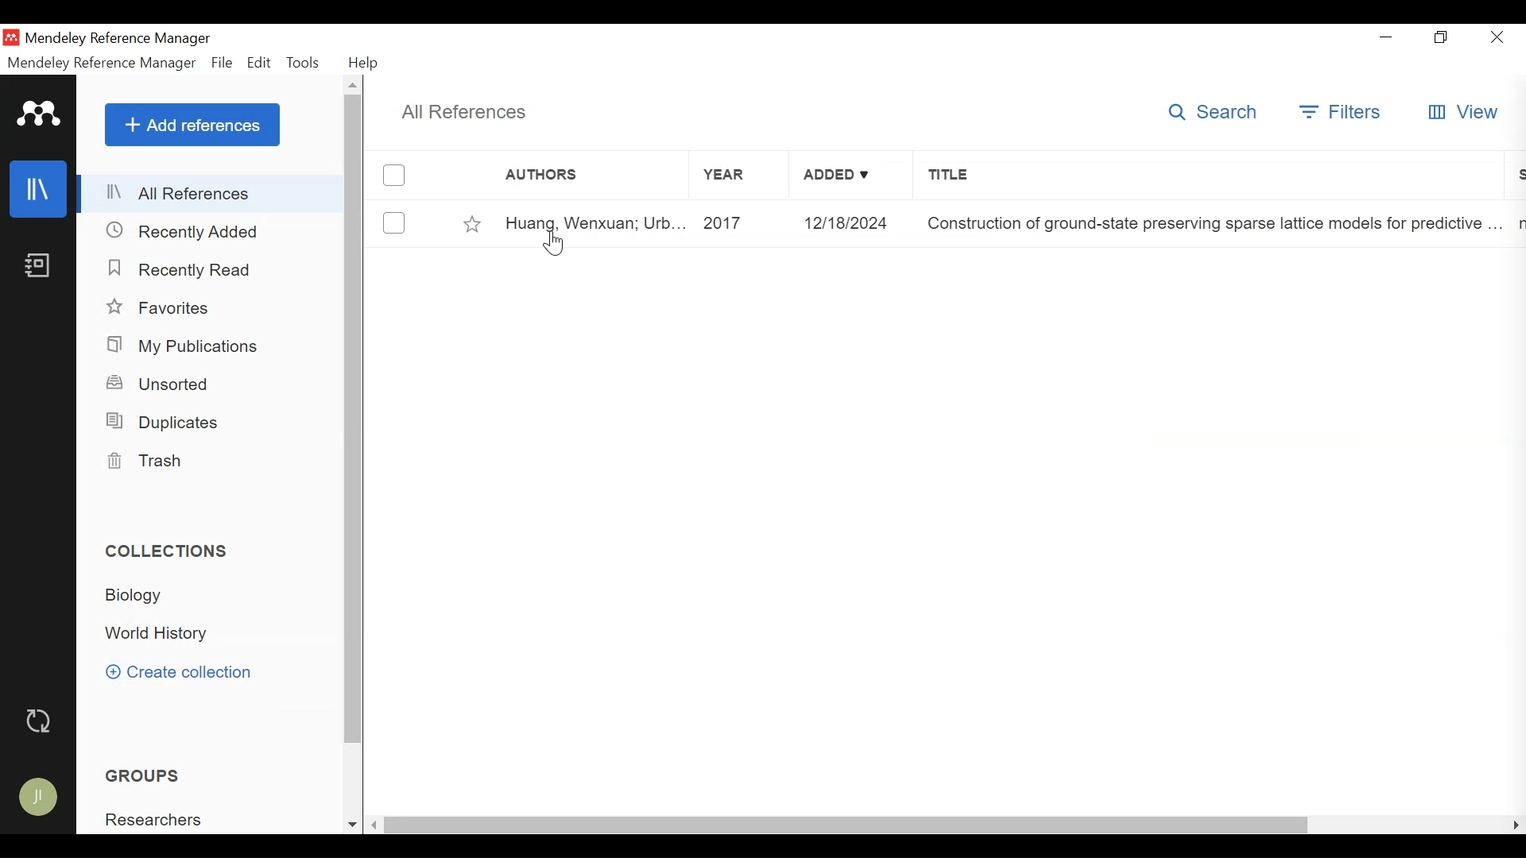  I want to click on Add References, so click(192, 125).